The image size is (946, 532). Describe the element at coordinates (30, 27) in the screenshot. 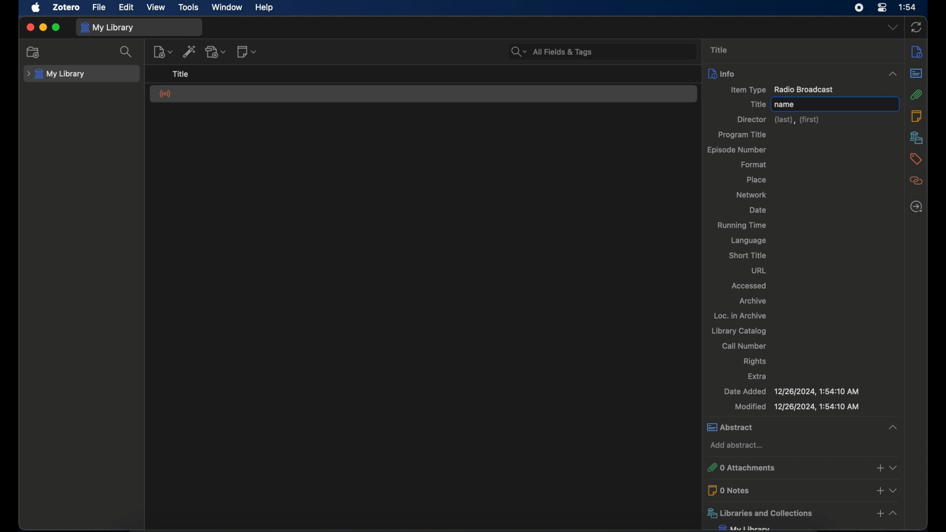

I see `close` at that location.